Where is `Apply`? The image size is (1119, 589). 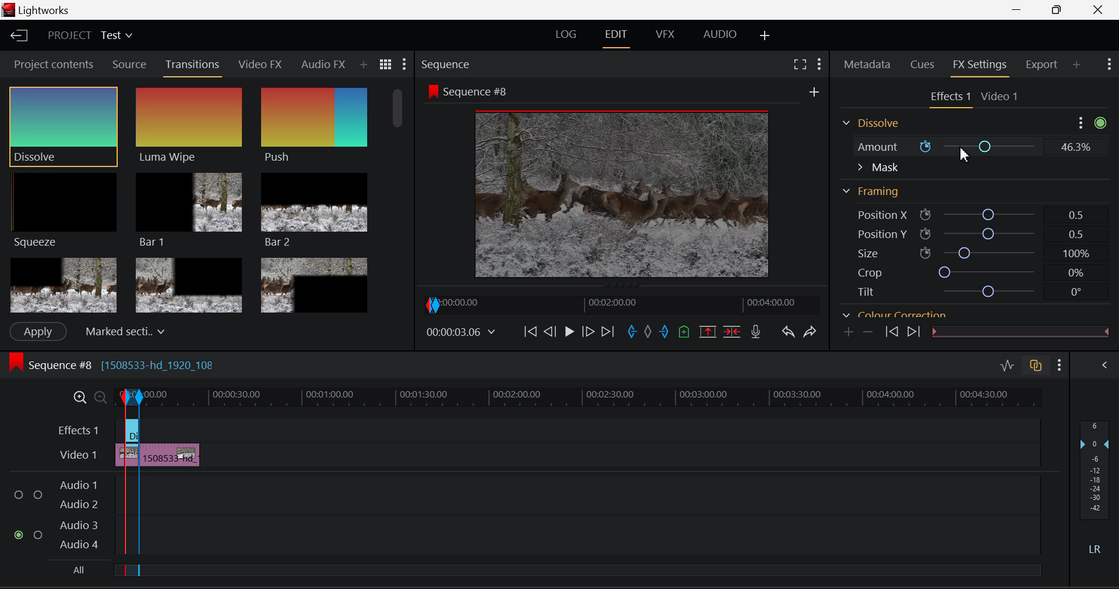
Apply is located at coordinates (38, 332).